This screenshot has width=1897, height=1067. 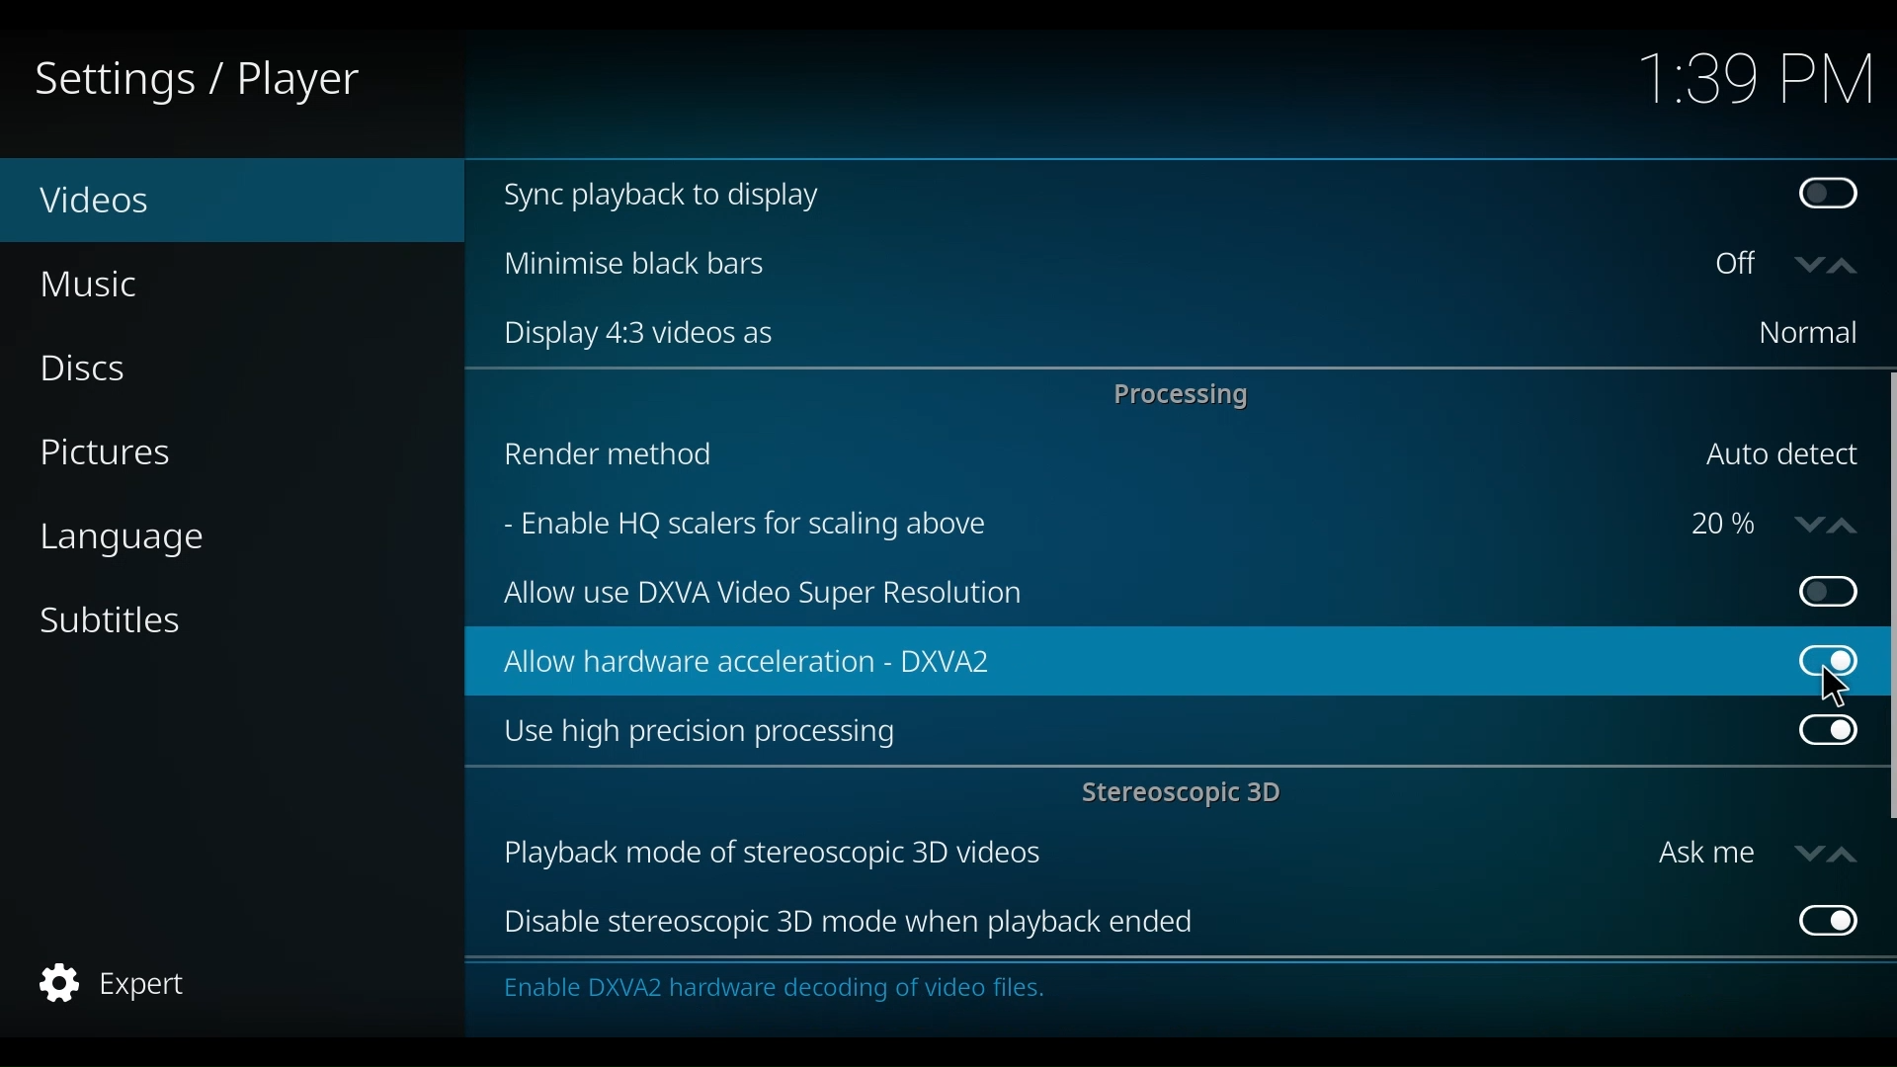 I want to click on Allow hardware acceleration -DXVA2, so click(x=1113, y=662).